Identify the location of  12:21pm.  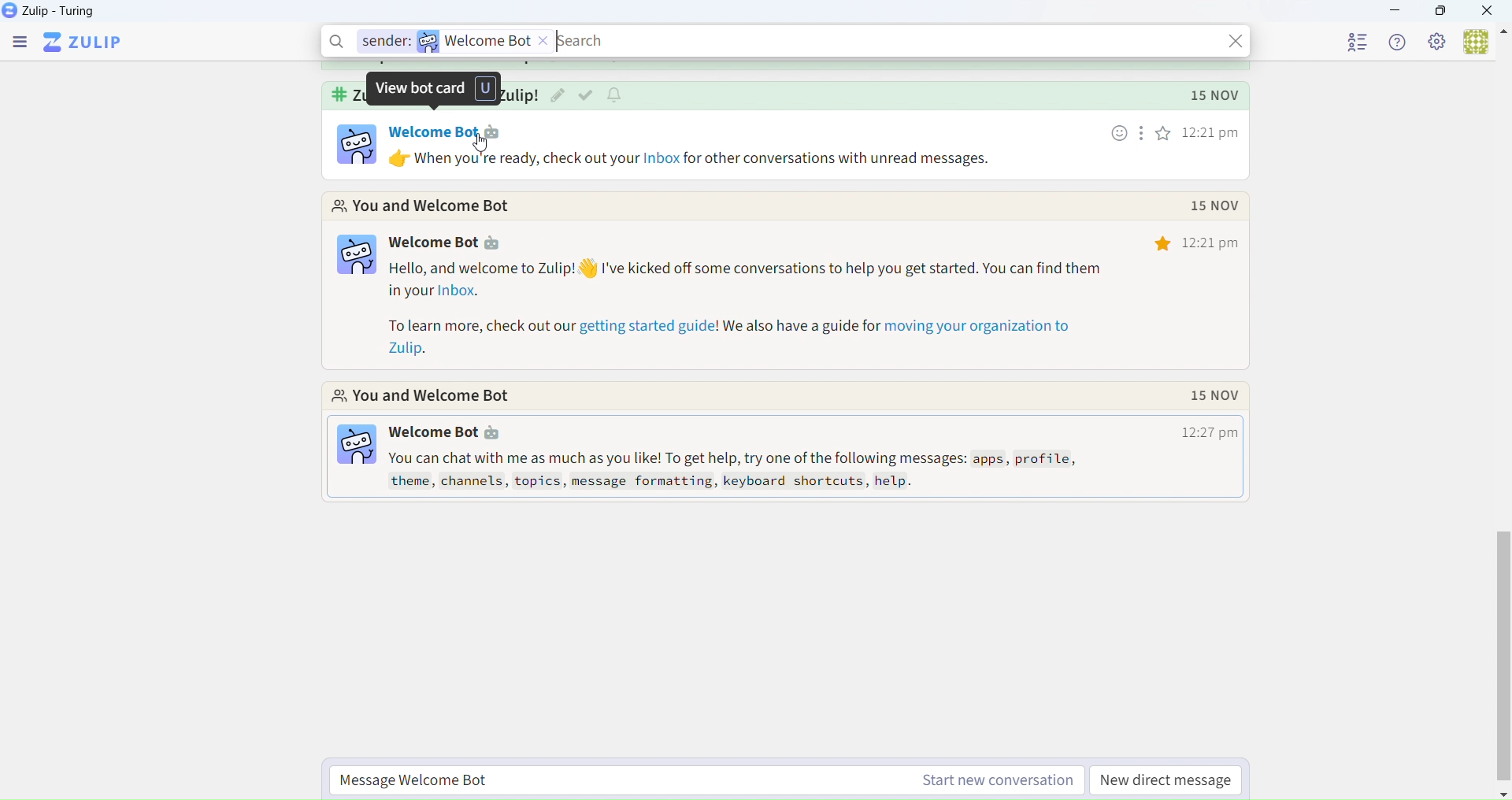
(1212, 246).